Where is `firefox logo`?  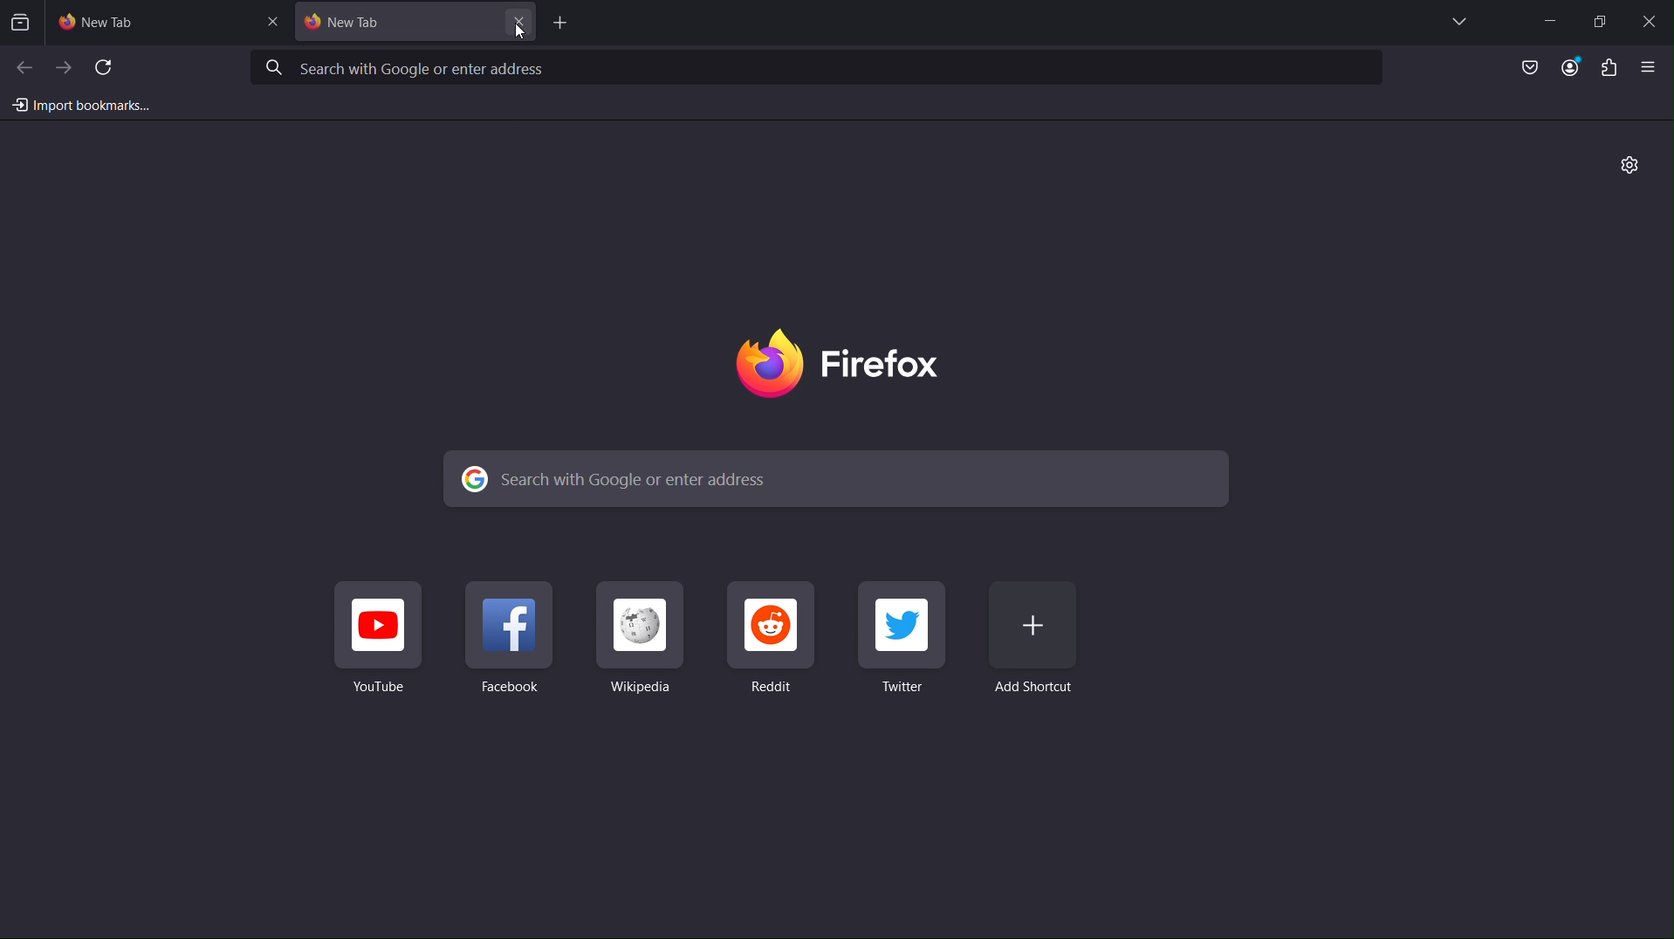
firefox logo is located at coordinates (840, 366).